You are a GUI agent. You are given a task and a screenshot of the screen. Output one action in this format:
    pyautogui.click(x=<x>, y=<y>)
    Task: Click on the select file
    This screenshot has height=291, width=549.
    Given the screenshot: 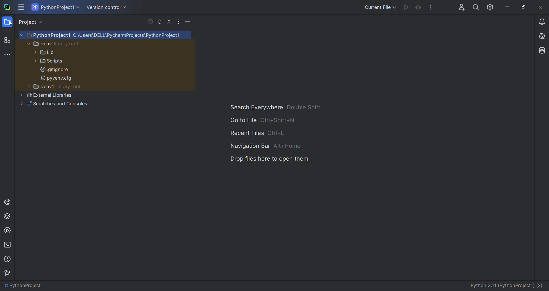 What is the action you would take?
    pyautogui.click(x=150, y=22)
    